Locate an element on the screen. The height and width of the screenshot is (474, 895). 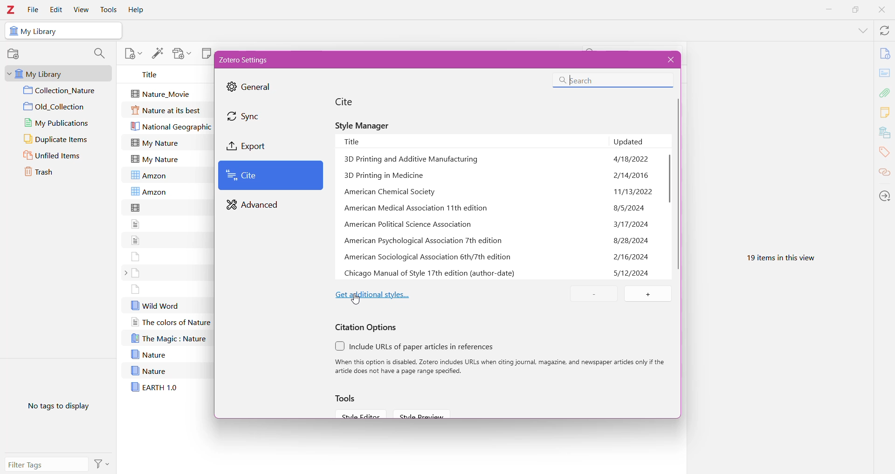
Unfiled Items is located at coordinates (59, 156).